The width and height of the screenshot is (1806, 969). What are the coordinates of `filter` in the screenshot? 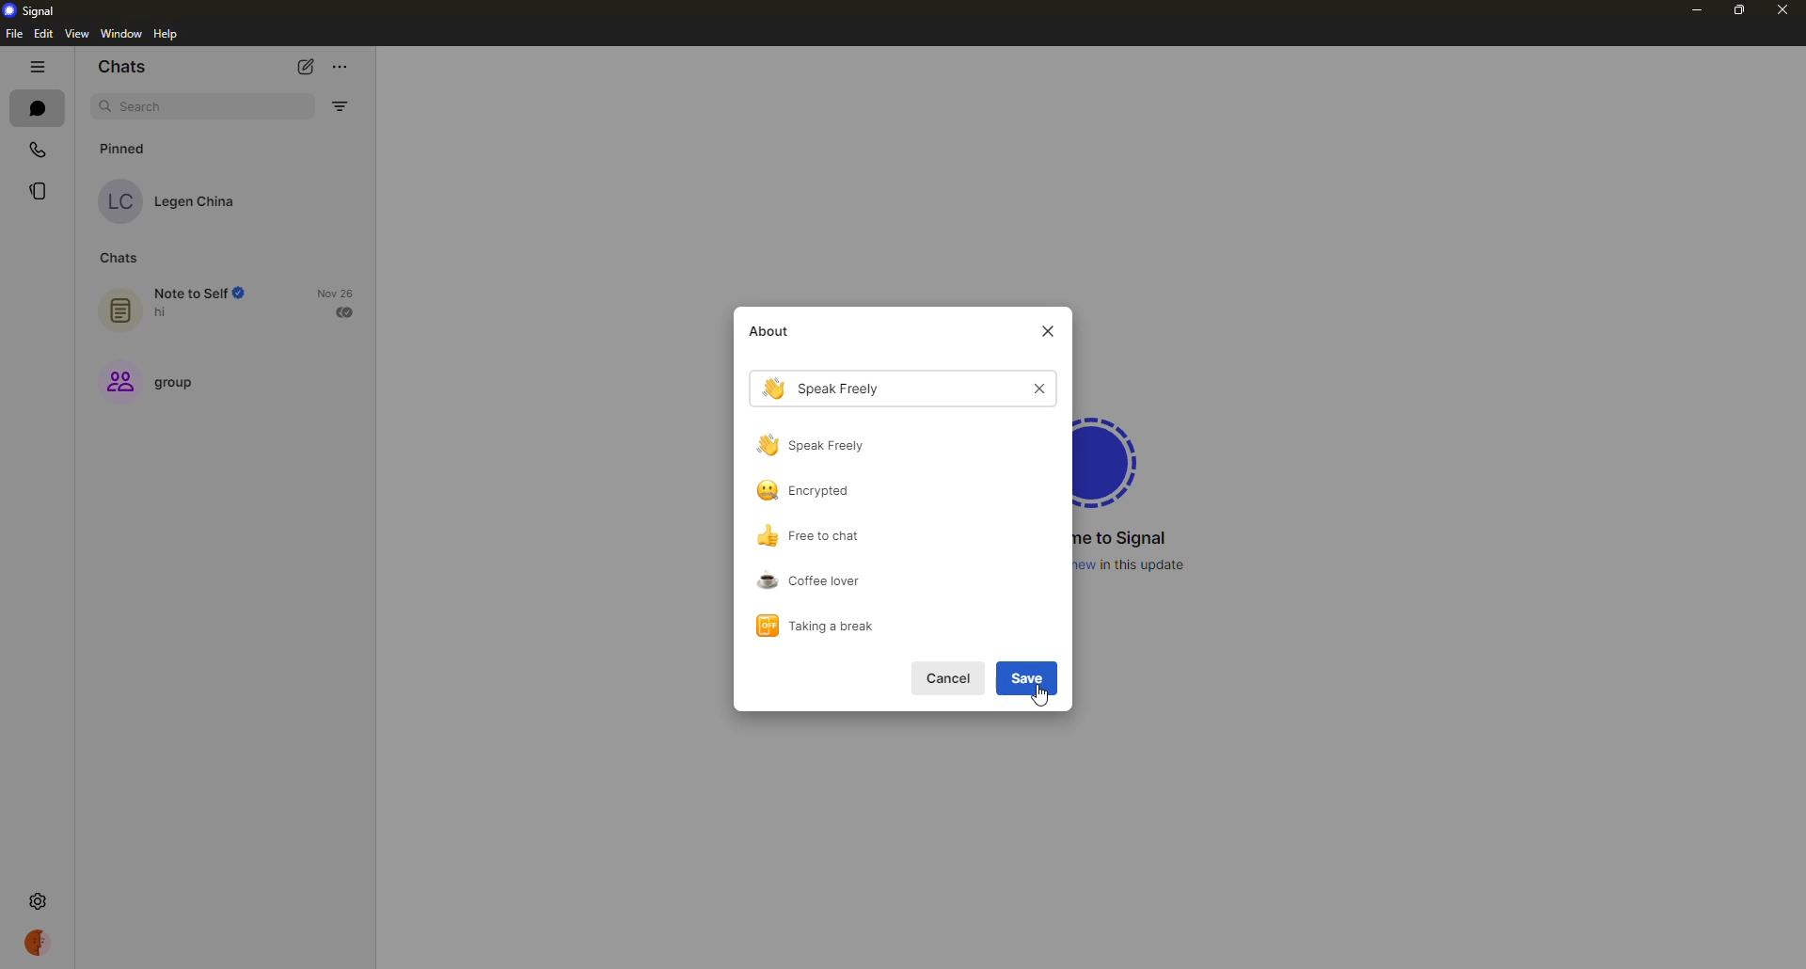 It's located at (339, 106).